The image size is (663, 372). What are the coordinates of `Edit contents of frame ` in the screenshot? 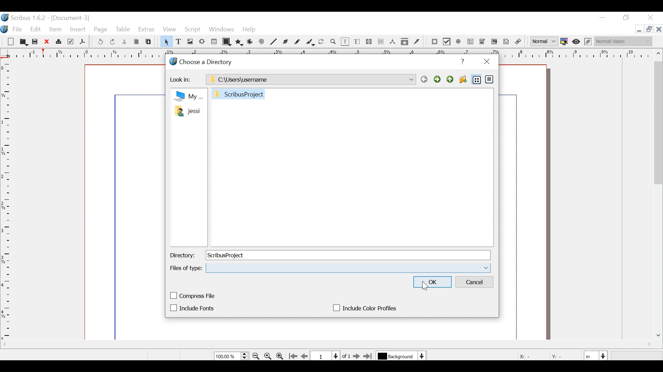 It's located at (345, 42).